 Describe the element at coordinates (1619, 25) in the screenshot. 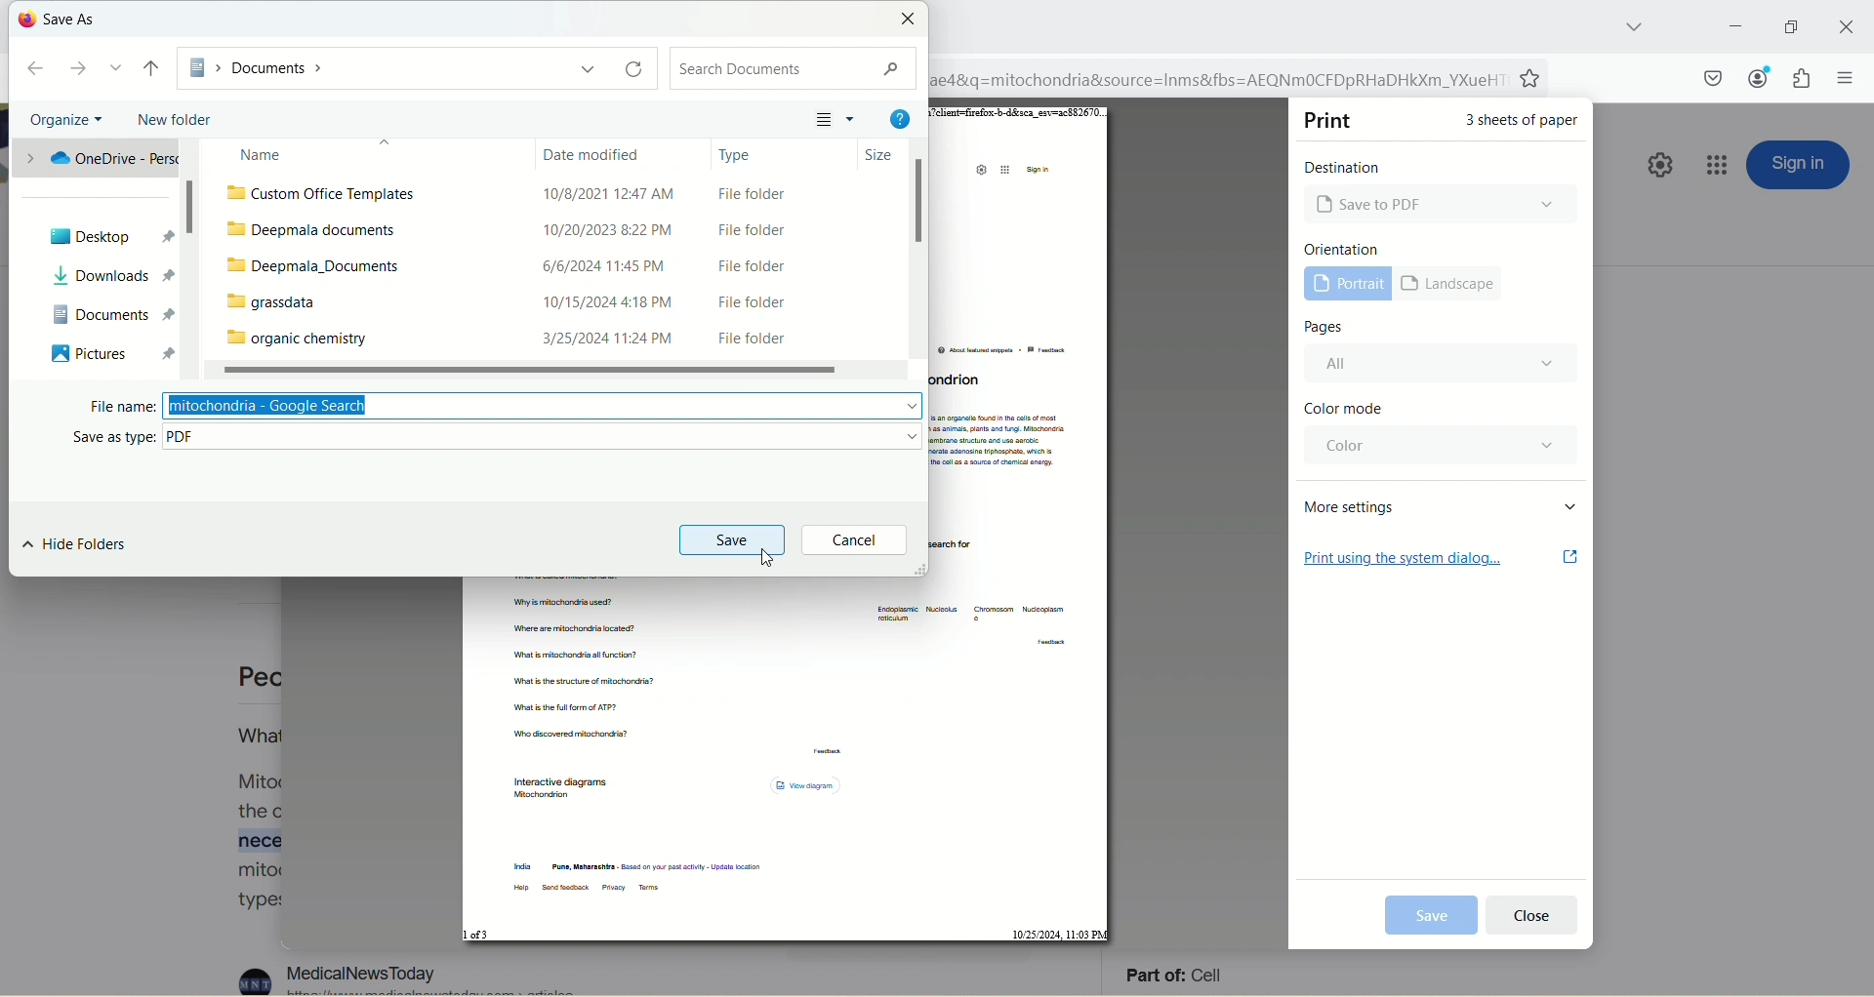

I see `list all tabs` at that location.